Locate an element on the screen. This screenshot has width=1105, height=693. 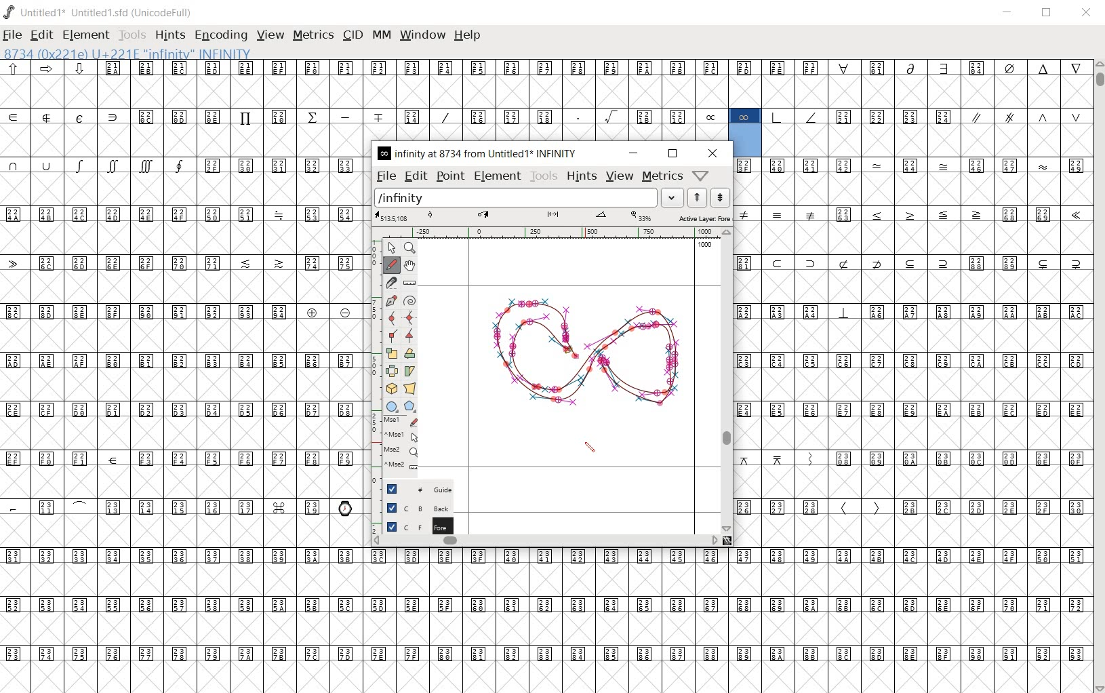
selected glyph slot is located at coordinates (746, 140).